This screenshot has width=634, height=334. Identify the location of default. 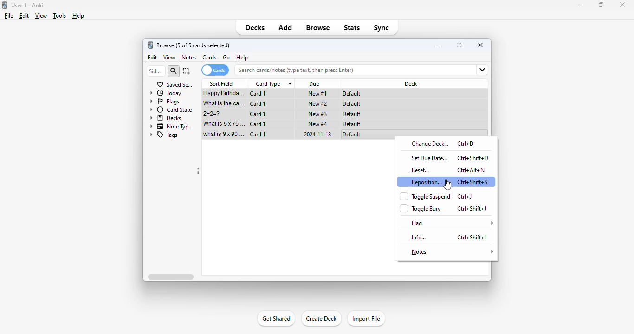
(352, 124).